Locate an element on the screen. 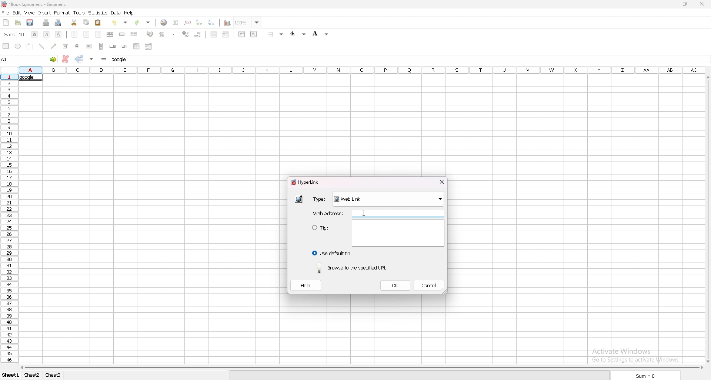 This screenshot has width=711, height=380. rows is located at coordinates (10, 218).